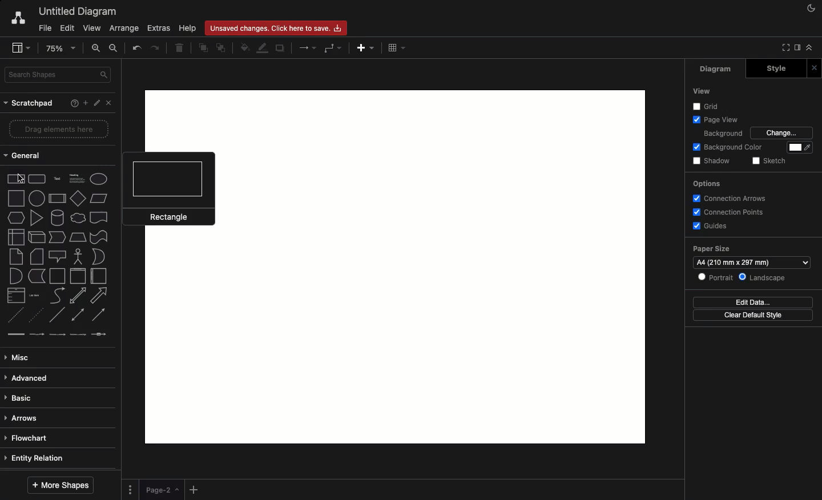  What do you see at coordinates (783, 47) in the screenshot?
I see `Full screen` at bounding box center [783, 47].